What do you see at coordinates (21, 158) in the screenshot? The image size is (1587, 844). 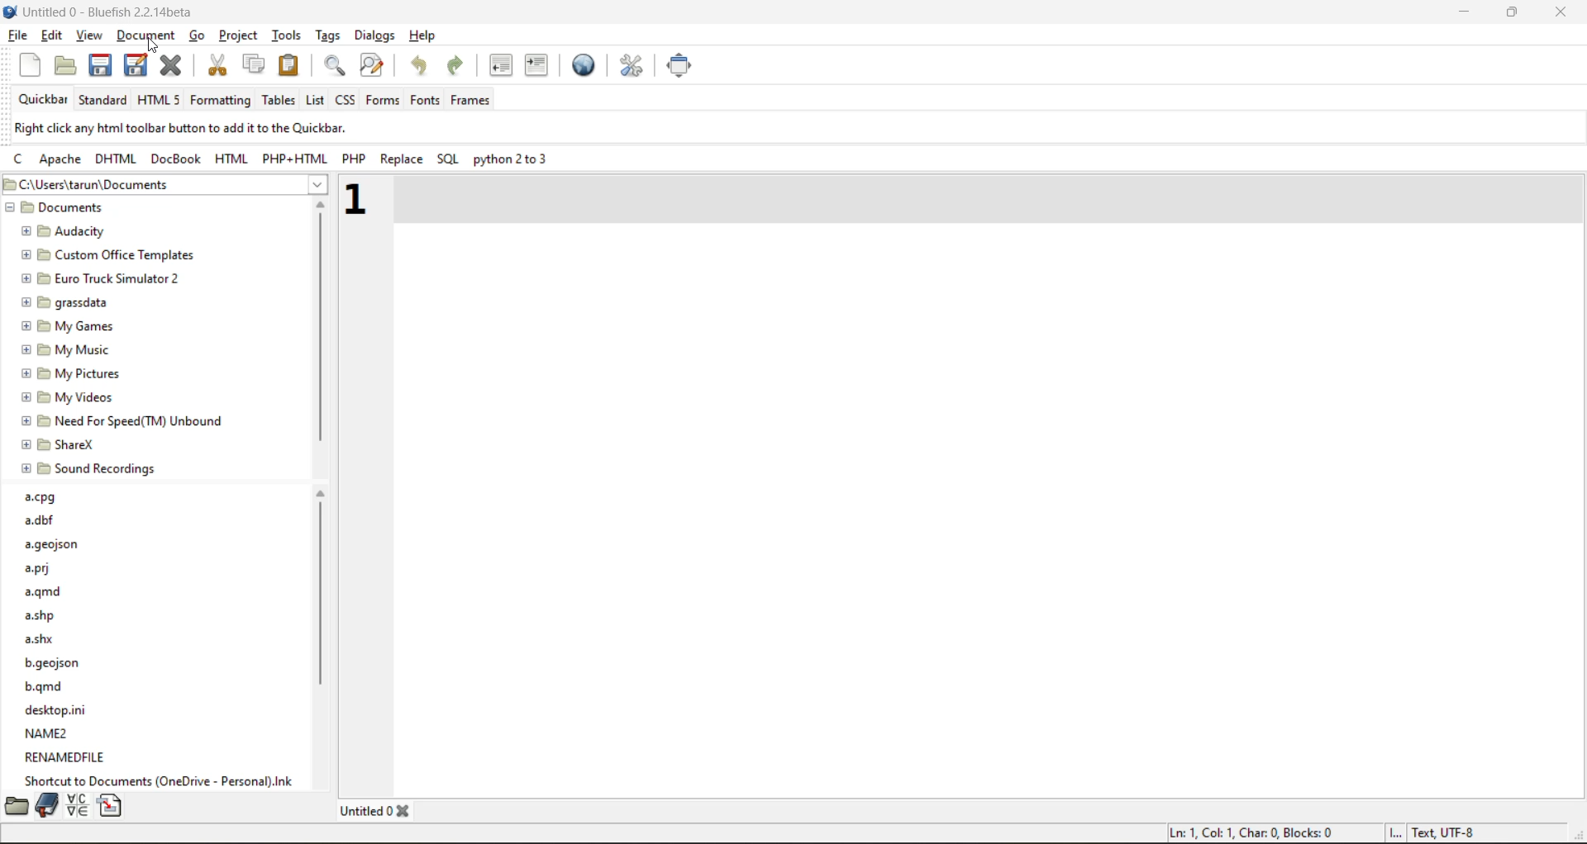 I see `c` at bounding box center [21, 158].